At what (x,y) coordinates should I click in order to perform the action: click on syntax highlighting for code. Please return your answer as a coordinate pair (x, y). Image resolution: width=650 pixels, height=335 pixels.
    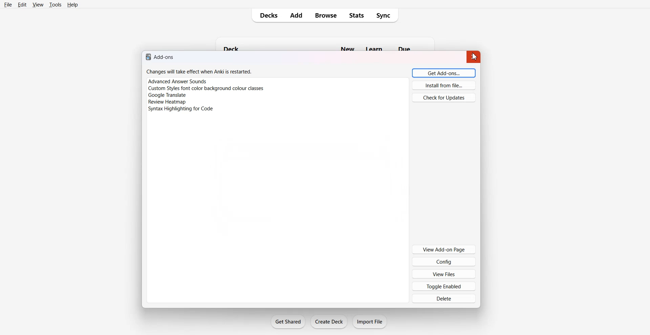
    Looking at the image, I should click on (181, 109).